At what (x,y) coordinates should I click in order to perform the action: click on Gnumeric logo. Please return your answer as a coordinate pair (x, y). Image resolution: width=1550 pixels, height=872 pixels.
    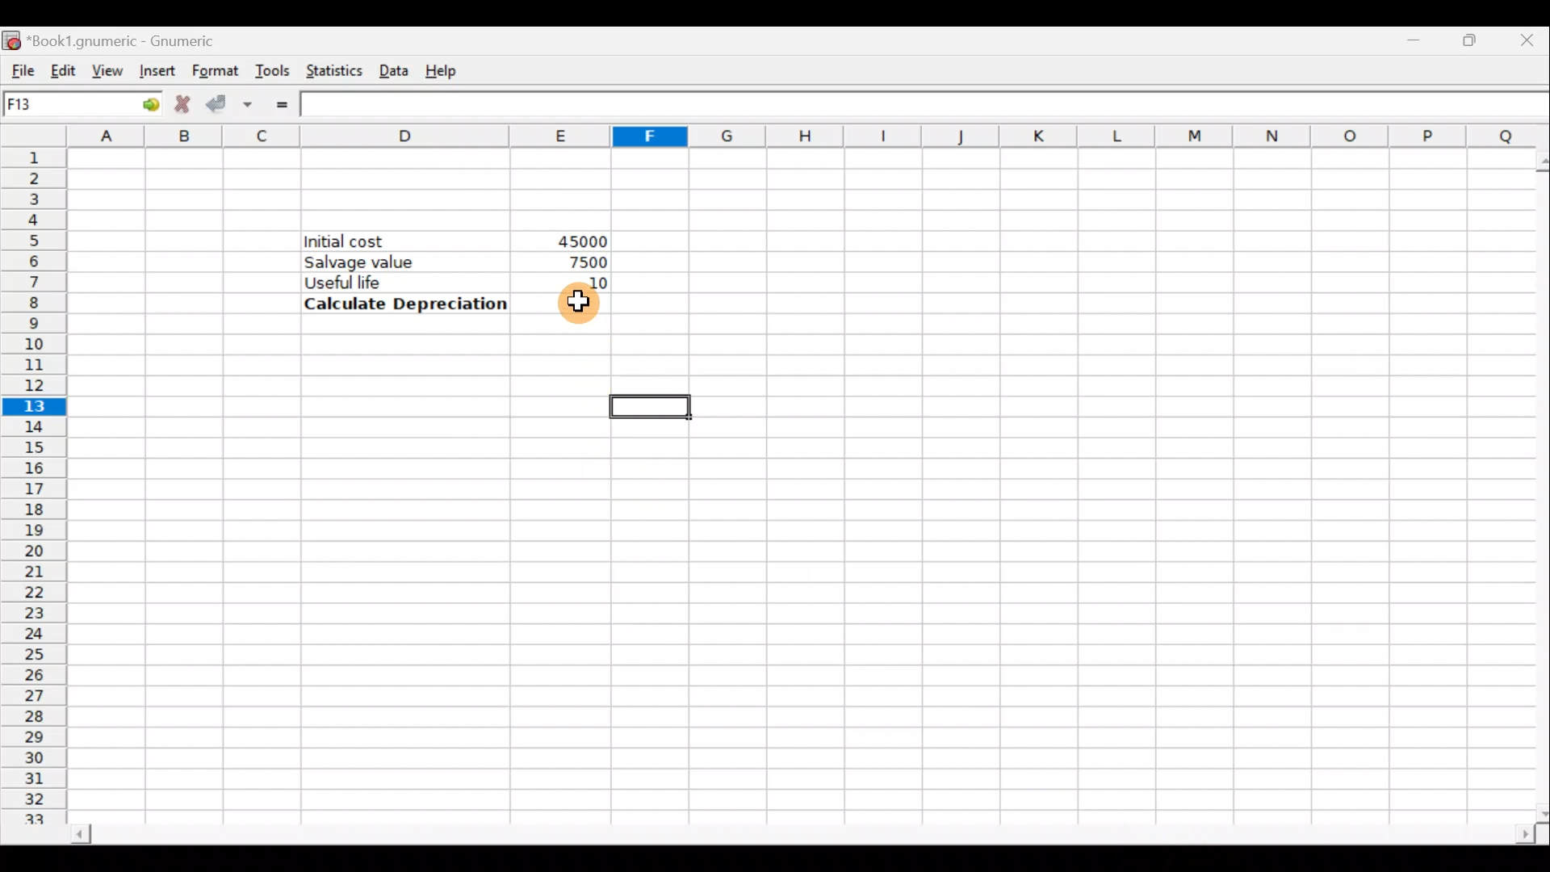
    Looking at the image, I should click on (13, 37).